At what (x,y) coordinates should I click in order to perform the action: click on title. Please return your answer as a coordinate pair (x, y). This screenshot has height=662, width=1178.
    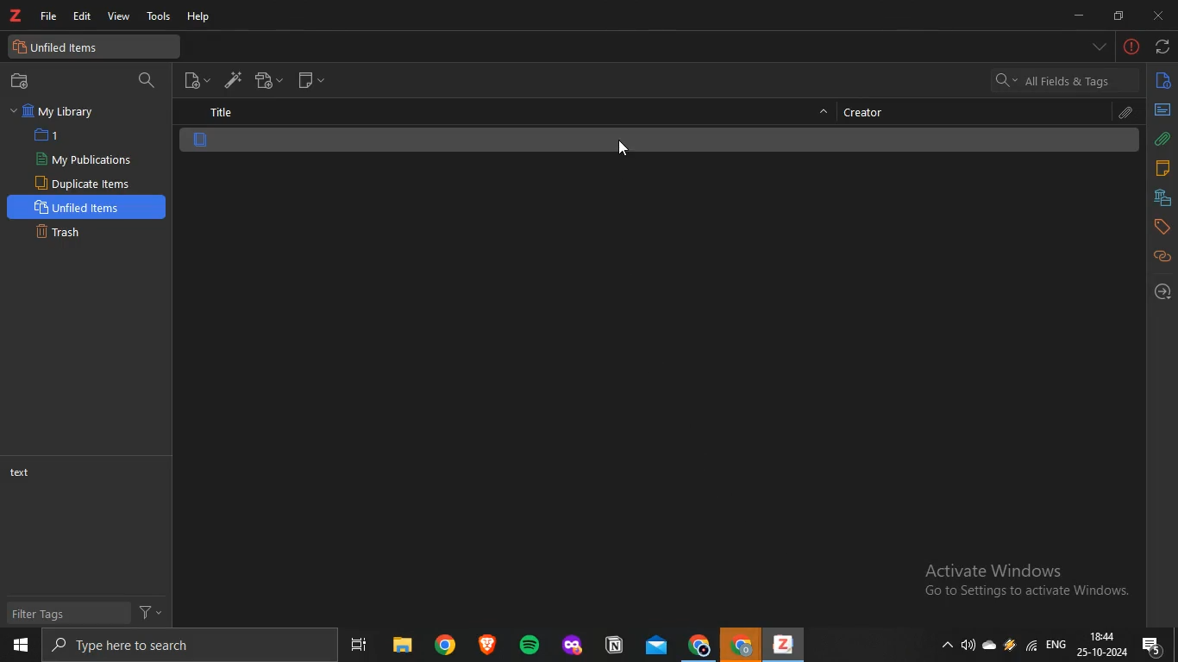
    Looking at the image, I should click on (272, 111).